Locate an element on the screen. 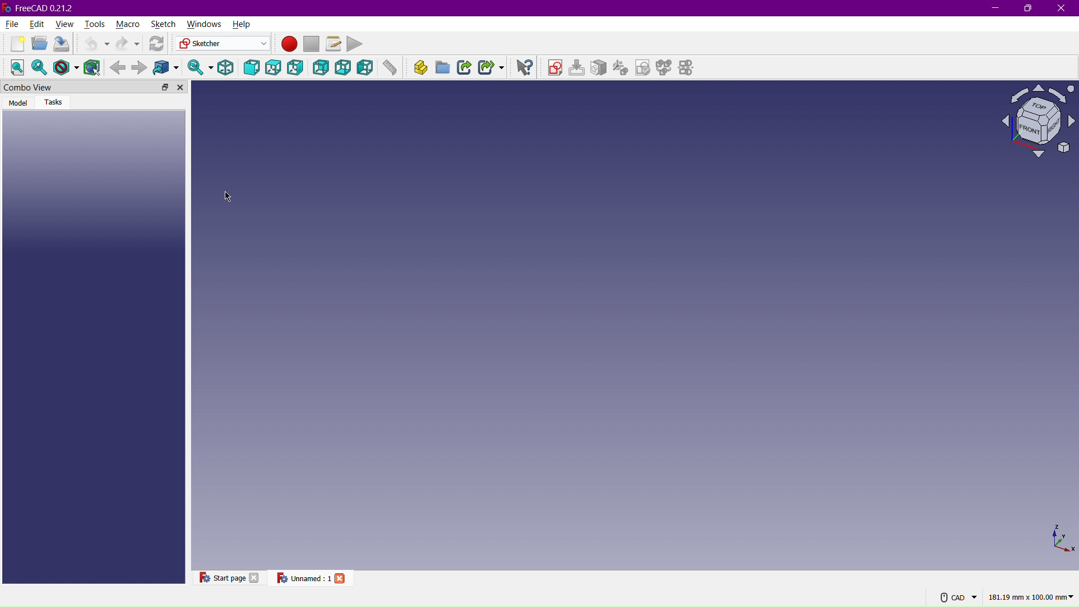 The image size is (1079, 607). Undo is located at coordinates (93, 42).